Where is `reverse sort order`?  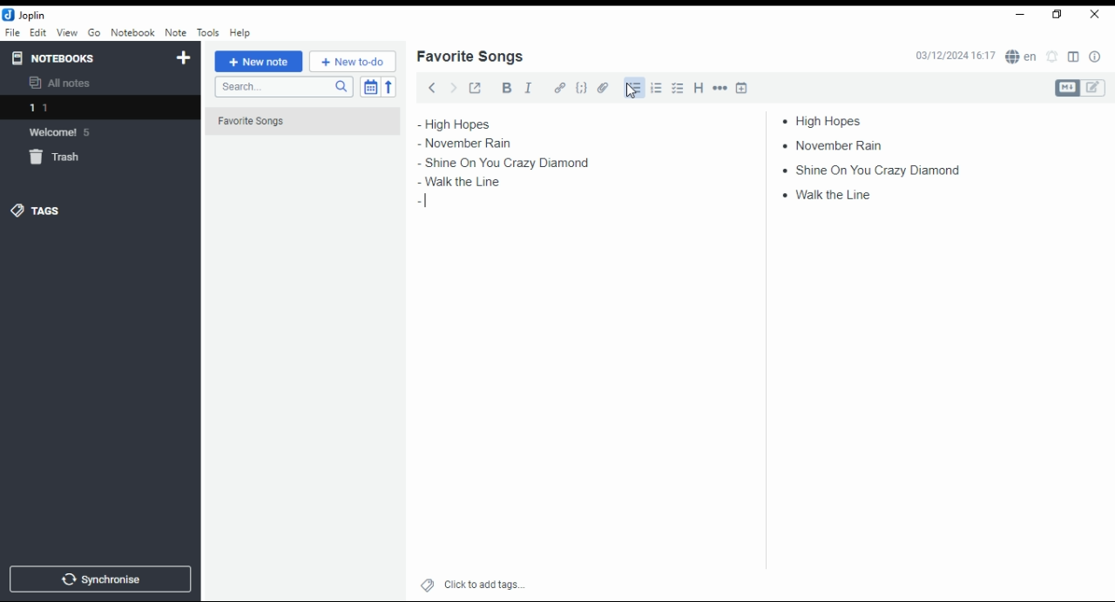
reverse sort order is located at coordinates (389, 87).